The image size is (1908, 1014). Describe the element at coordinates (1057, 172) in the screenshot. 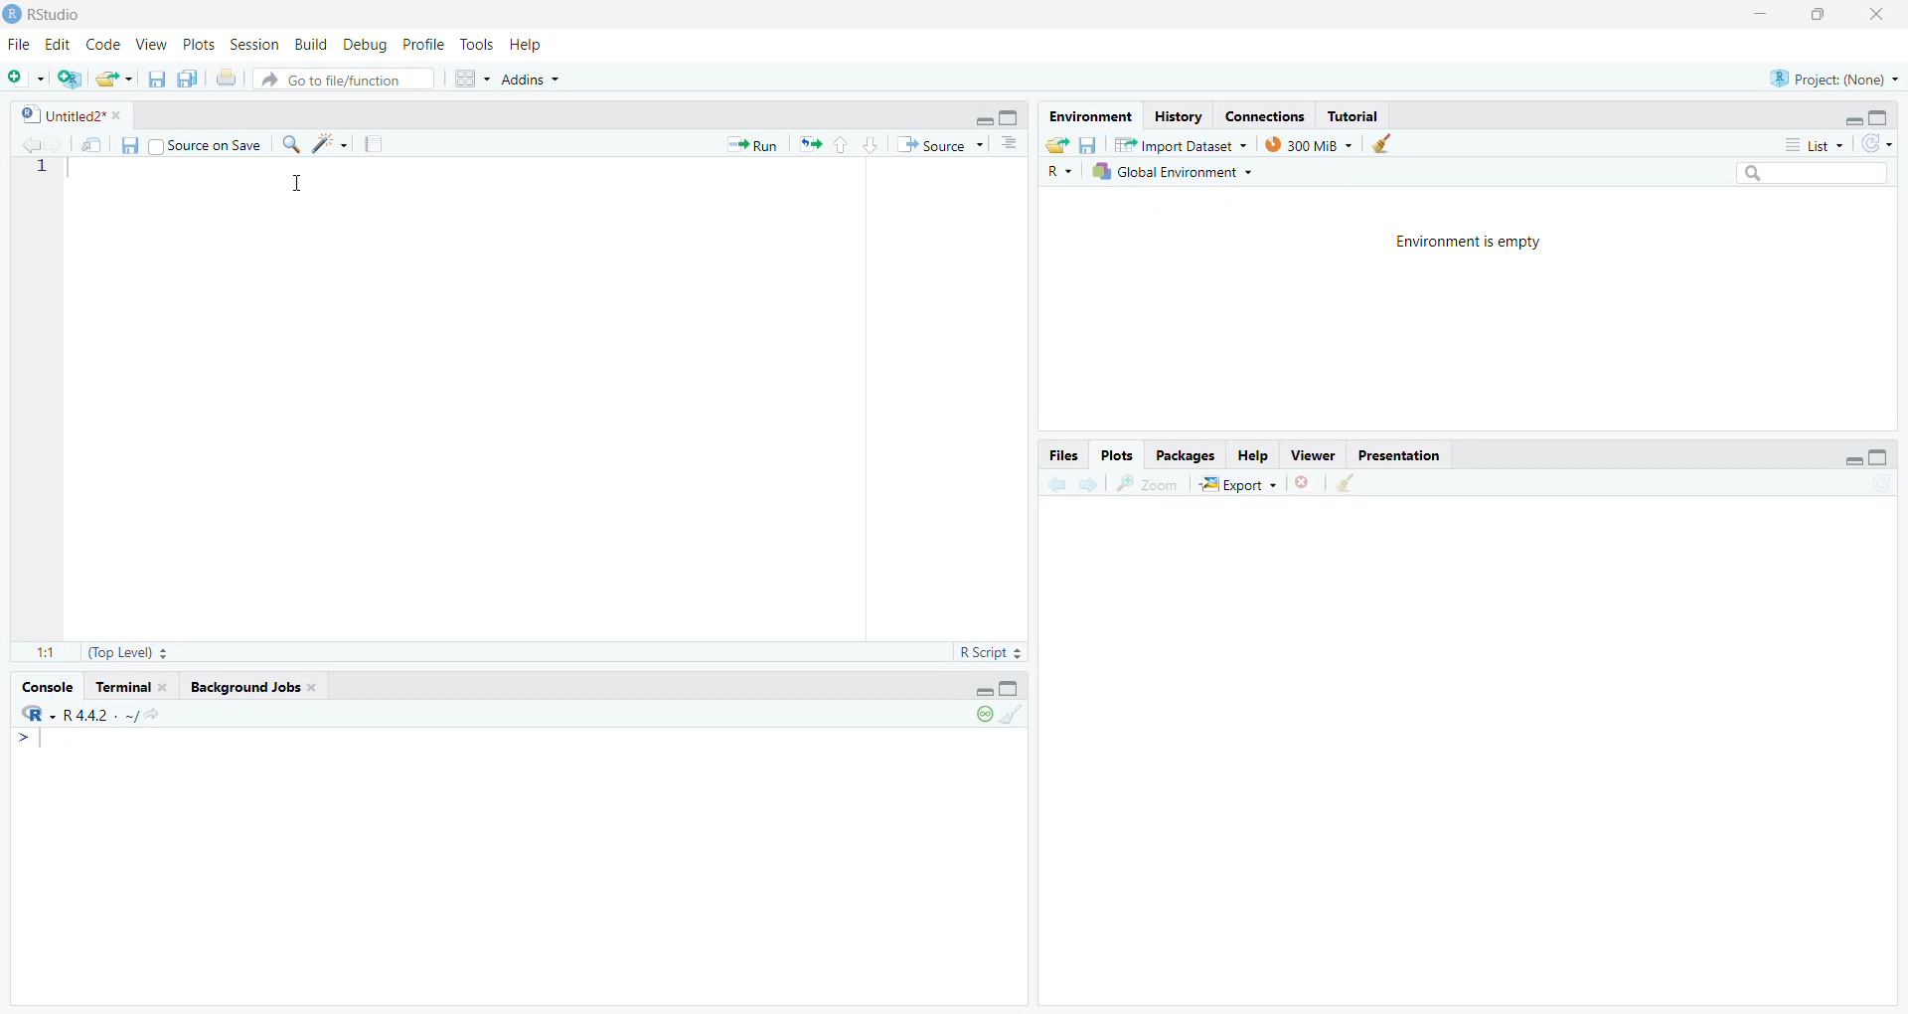

I see `R` at that location.